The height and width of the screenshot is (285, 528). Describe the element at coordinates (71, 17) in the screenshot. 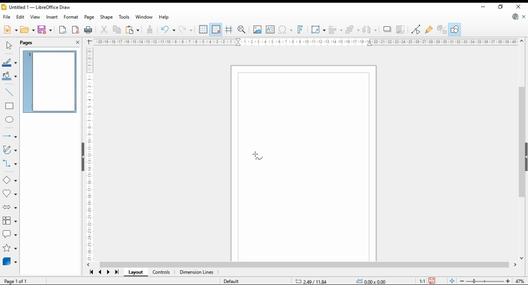

I see `format` at that location.